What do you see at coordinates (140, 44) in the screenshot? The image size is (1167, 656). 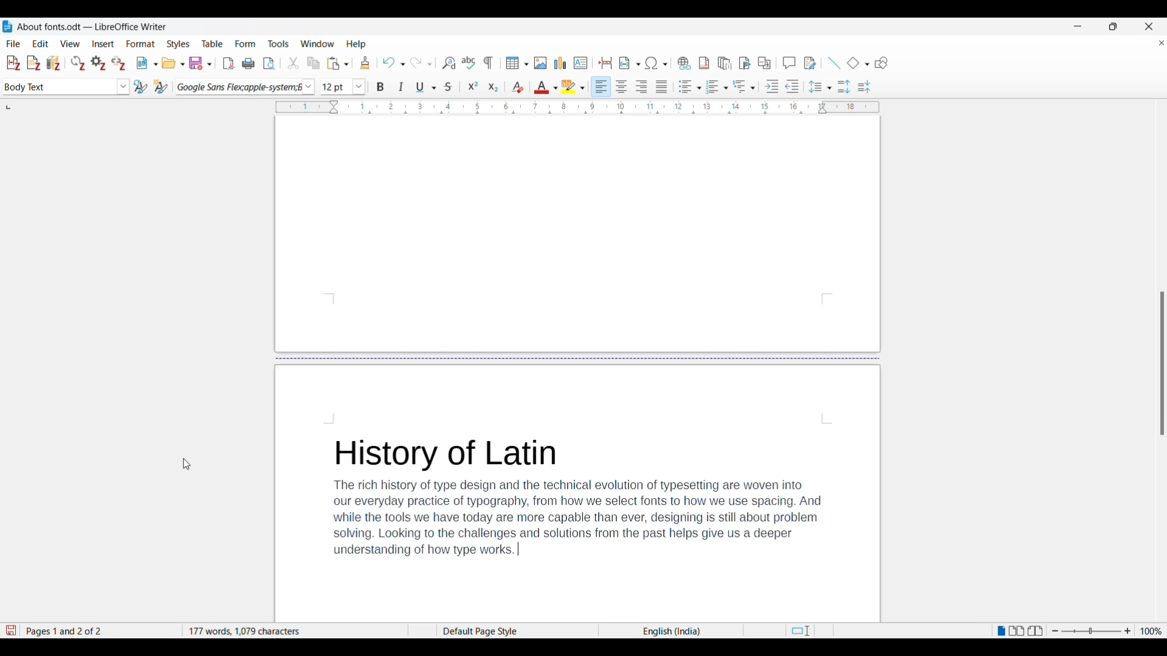 I see `Format menu` at bounding box center [140, 44].